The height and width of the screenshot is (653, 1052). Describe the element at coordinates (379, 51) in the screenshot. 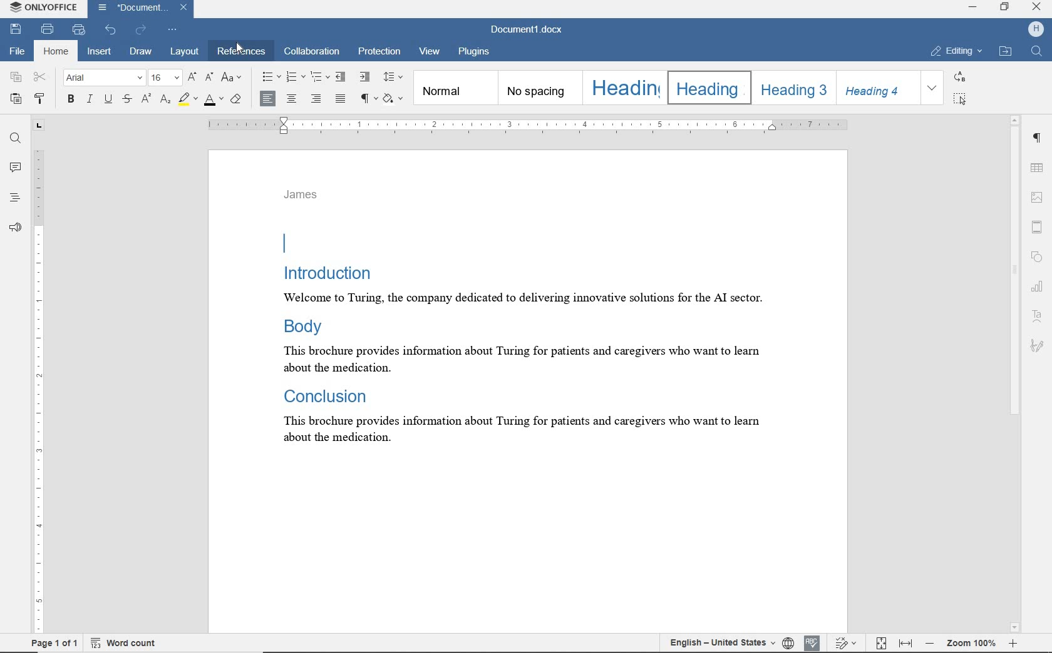

I see `protection` at that location.